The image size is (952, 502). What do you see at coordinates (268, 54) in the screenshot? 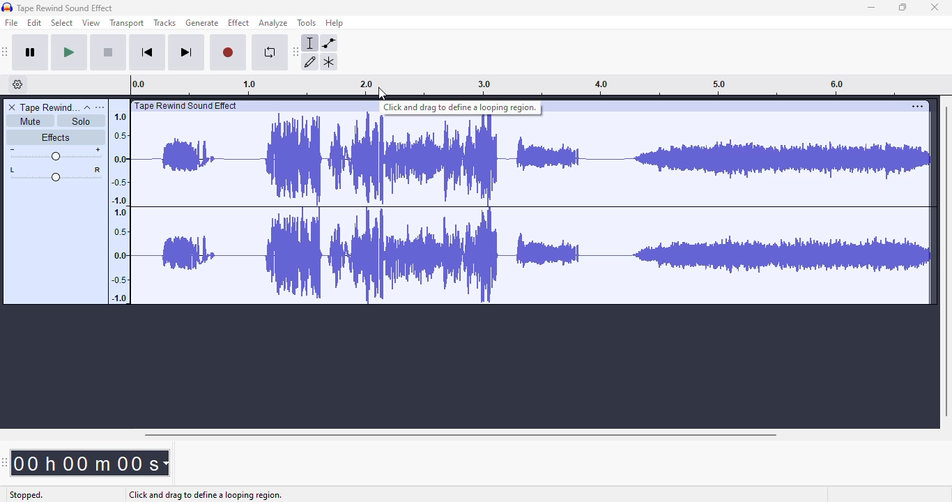
I see `enable looping` at bounding box center [268, 54].